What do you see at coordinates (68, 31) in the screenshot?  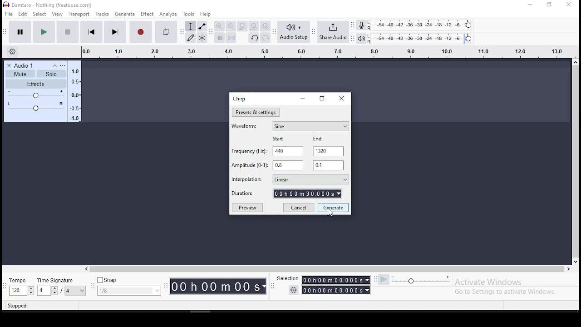 I see `stop` at bounding box center [68, 31].